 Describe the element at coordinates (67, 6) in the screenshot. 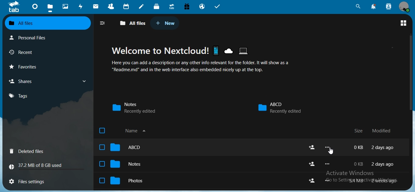

I see `photos` at that location.